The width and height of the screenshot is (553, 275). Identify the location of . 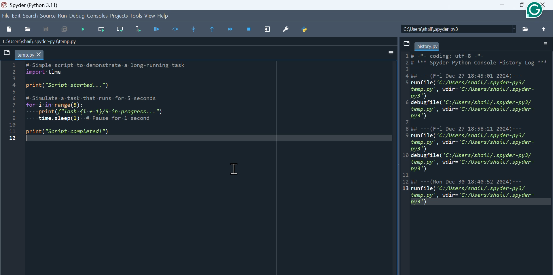
(5, 16).